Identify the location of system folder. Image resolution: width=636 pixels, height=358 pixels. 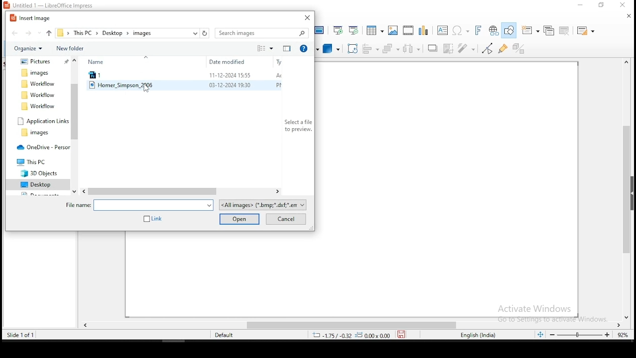
(41, 146).